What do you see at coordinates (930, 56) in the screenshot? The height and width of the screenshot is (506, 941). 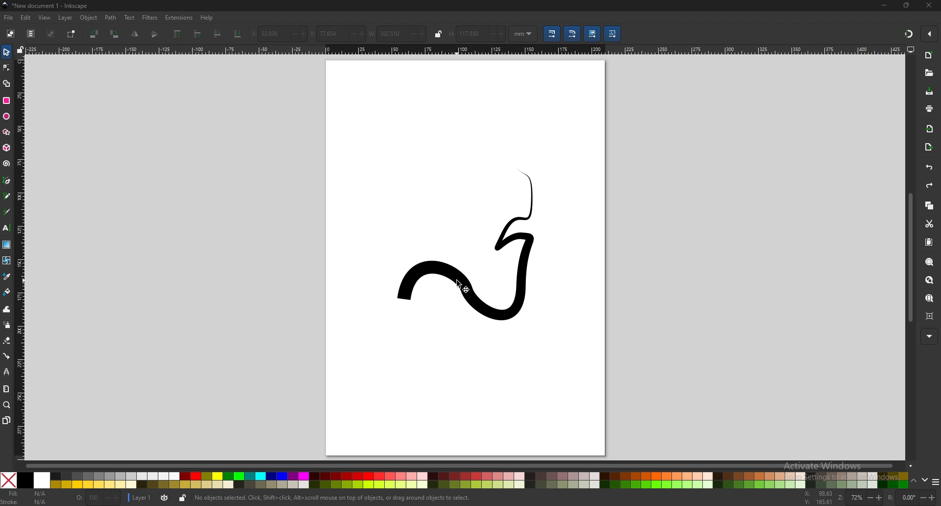 I see `new` at bounding box center [930, 56].